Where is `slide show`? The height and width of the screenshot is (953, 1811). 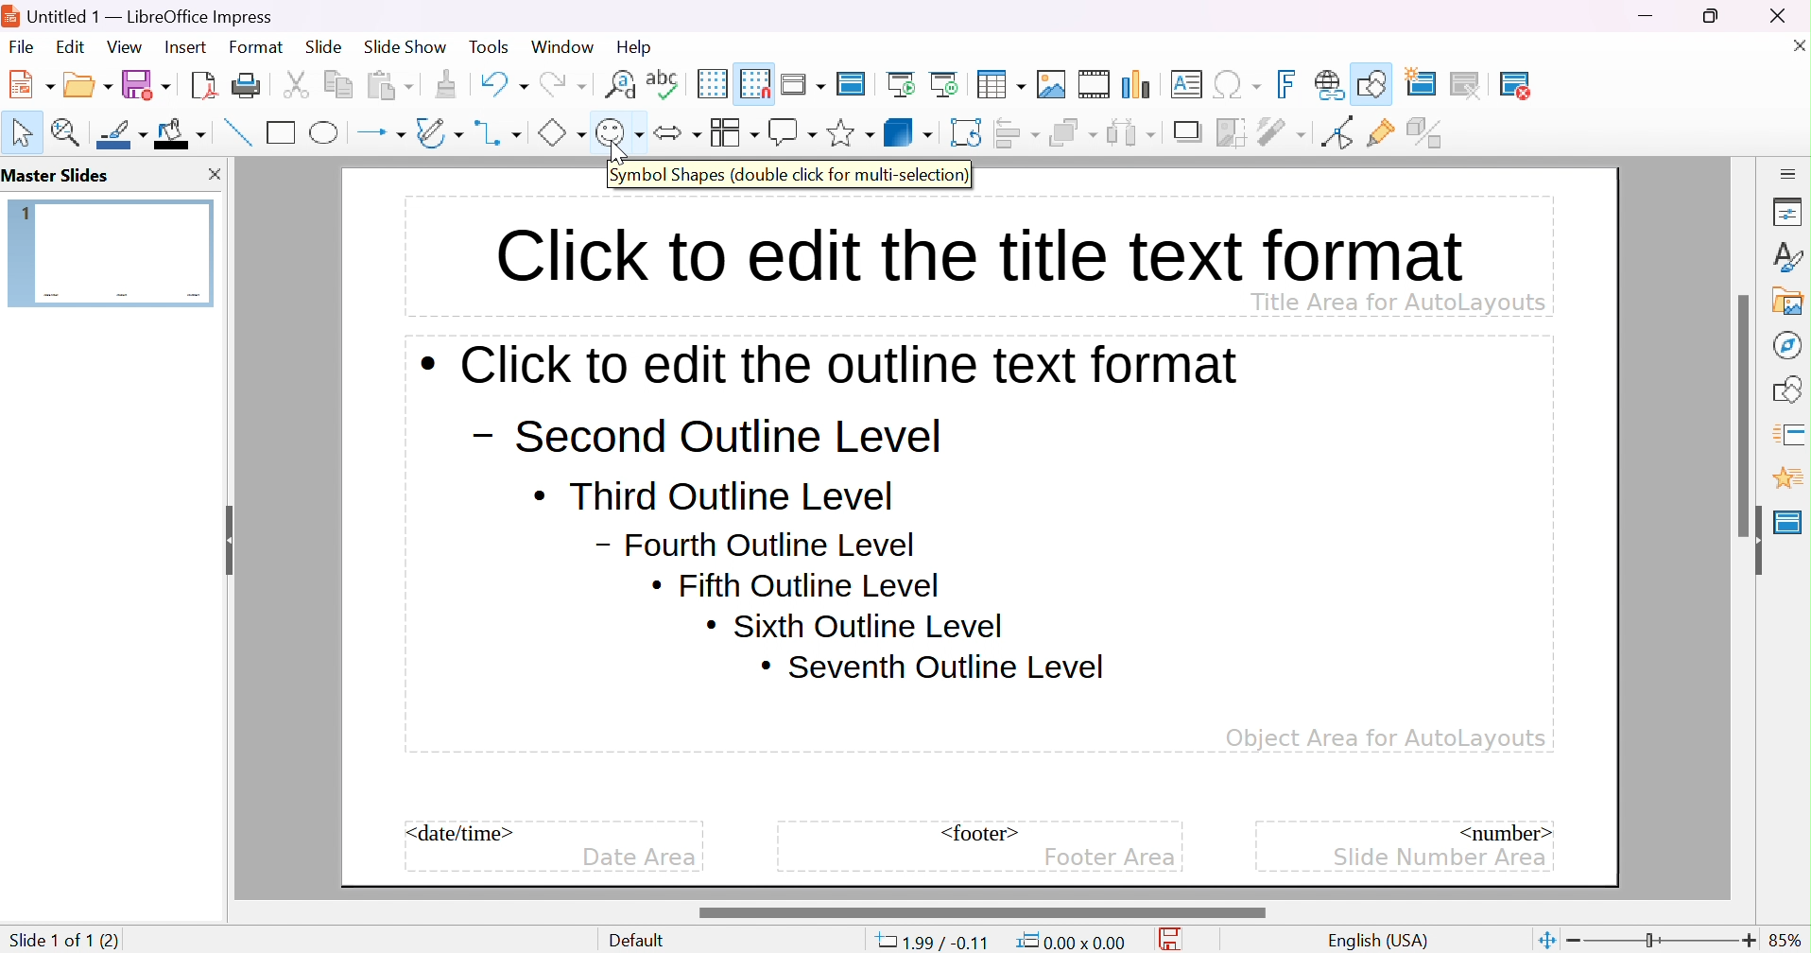 slide show is located at coordinates (405, 44).